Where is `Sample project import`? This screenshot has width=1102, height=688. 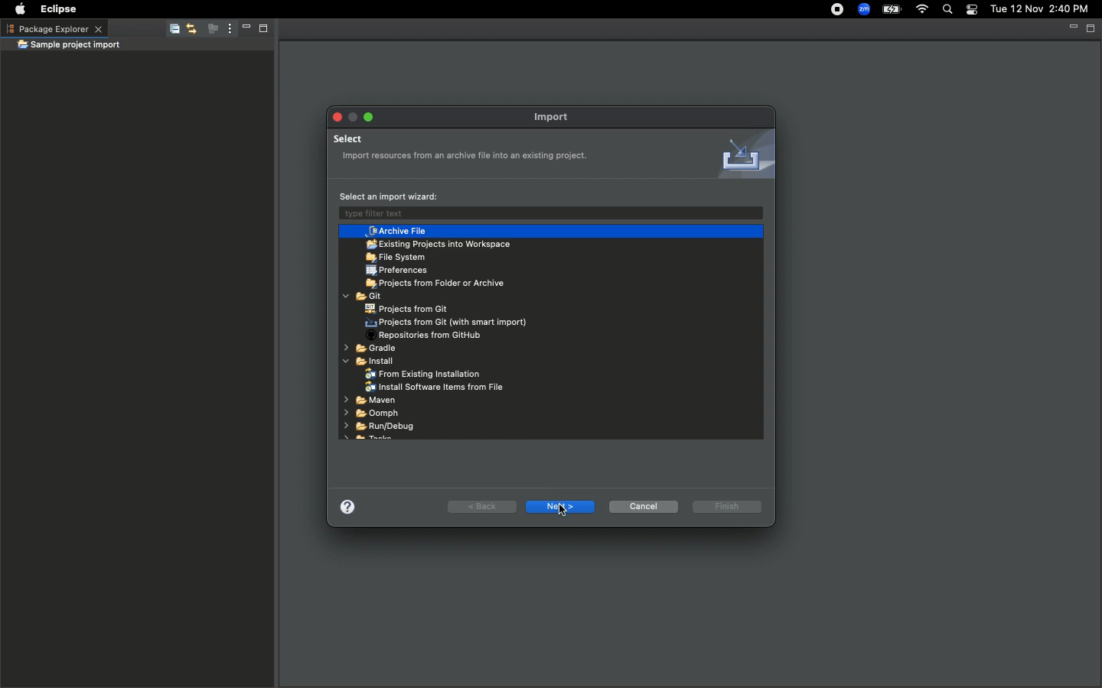 Sample project import is located at coordinates (69, 46).